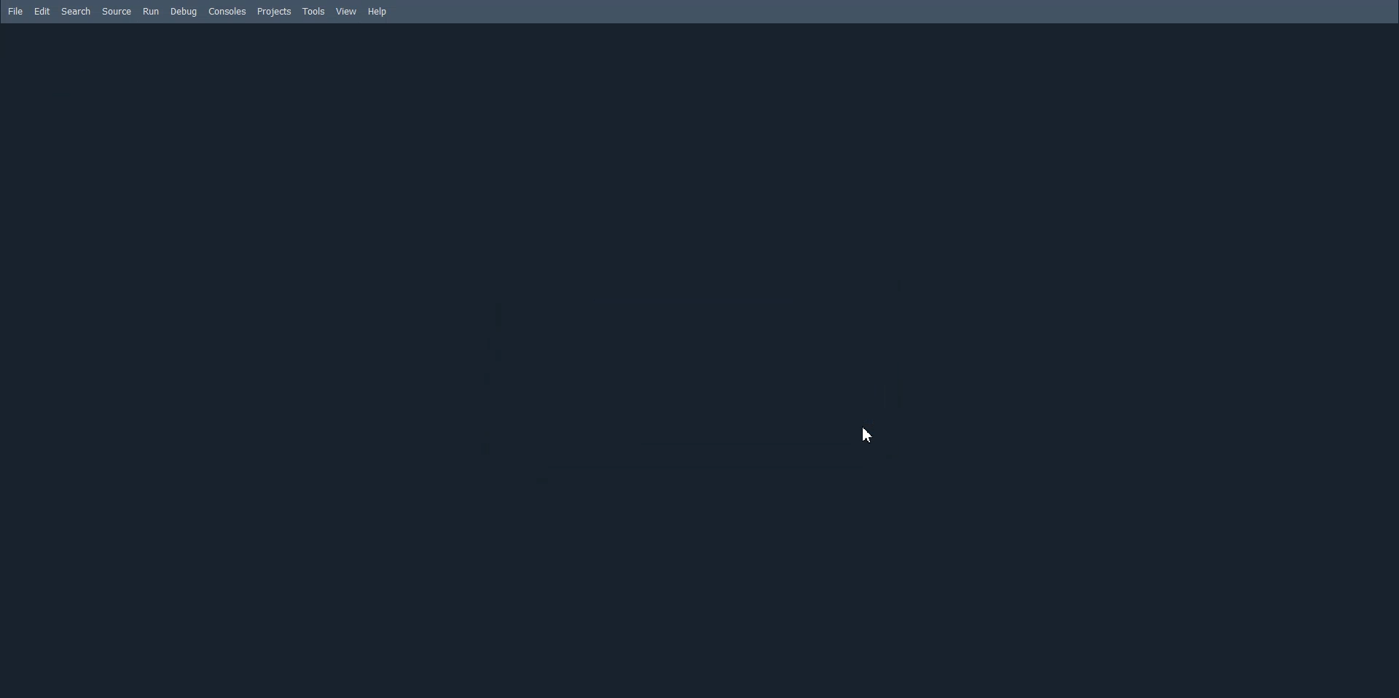 This screenshot has height=698, width=1399. Describe the element at coordinates (76, 11) in the screenshot. I see `Search` at that location.